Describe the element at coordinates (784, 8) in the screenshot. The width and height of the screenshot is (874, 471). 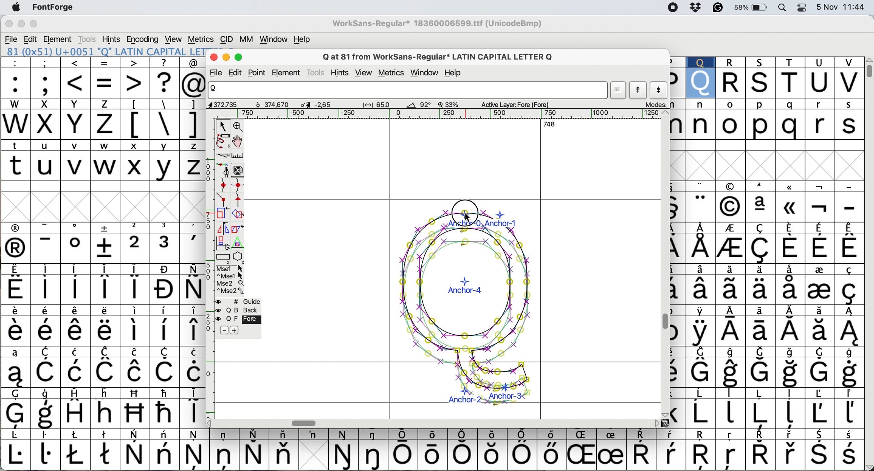
I see `spotlight search` at that location.